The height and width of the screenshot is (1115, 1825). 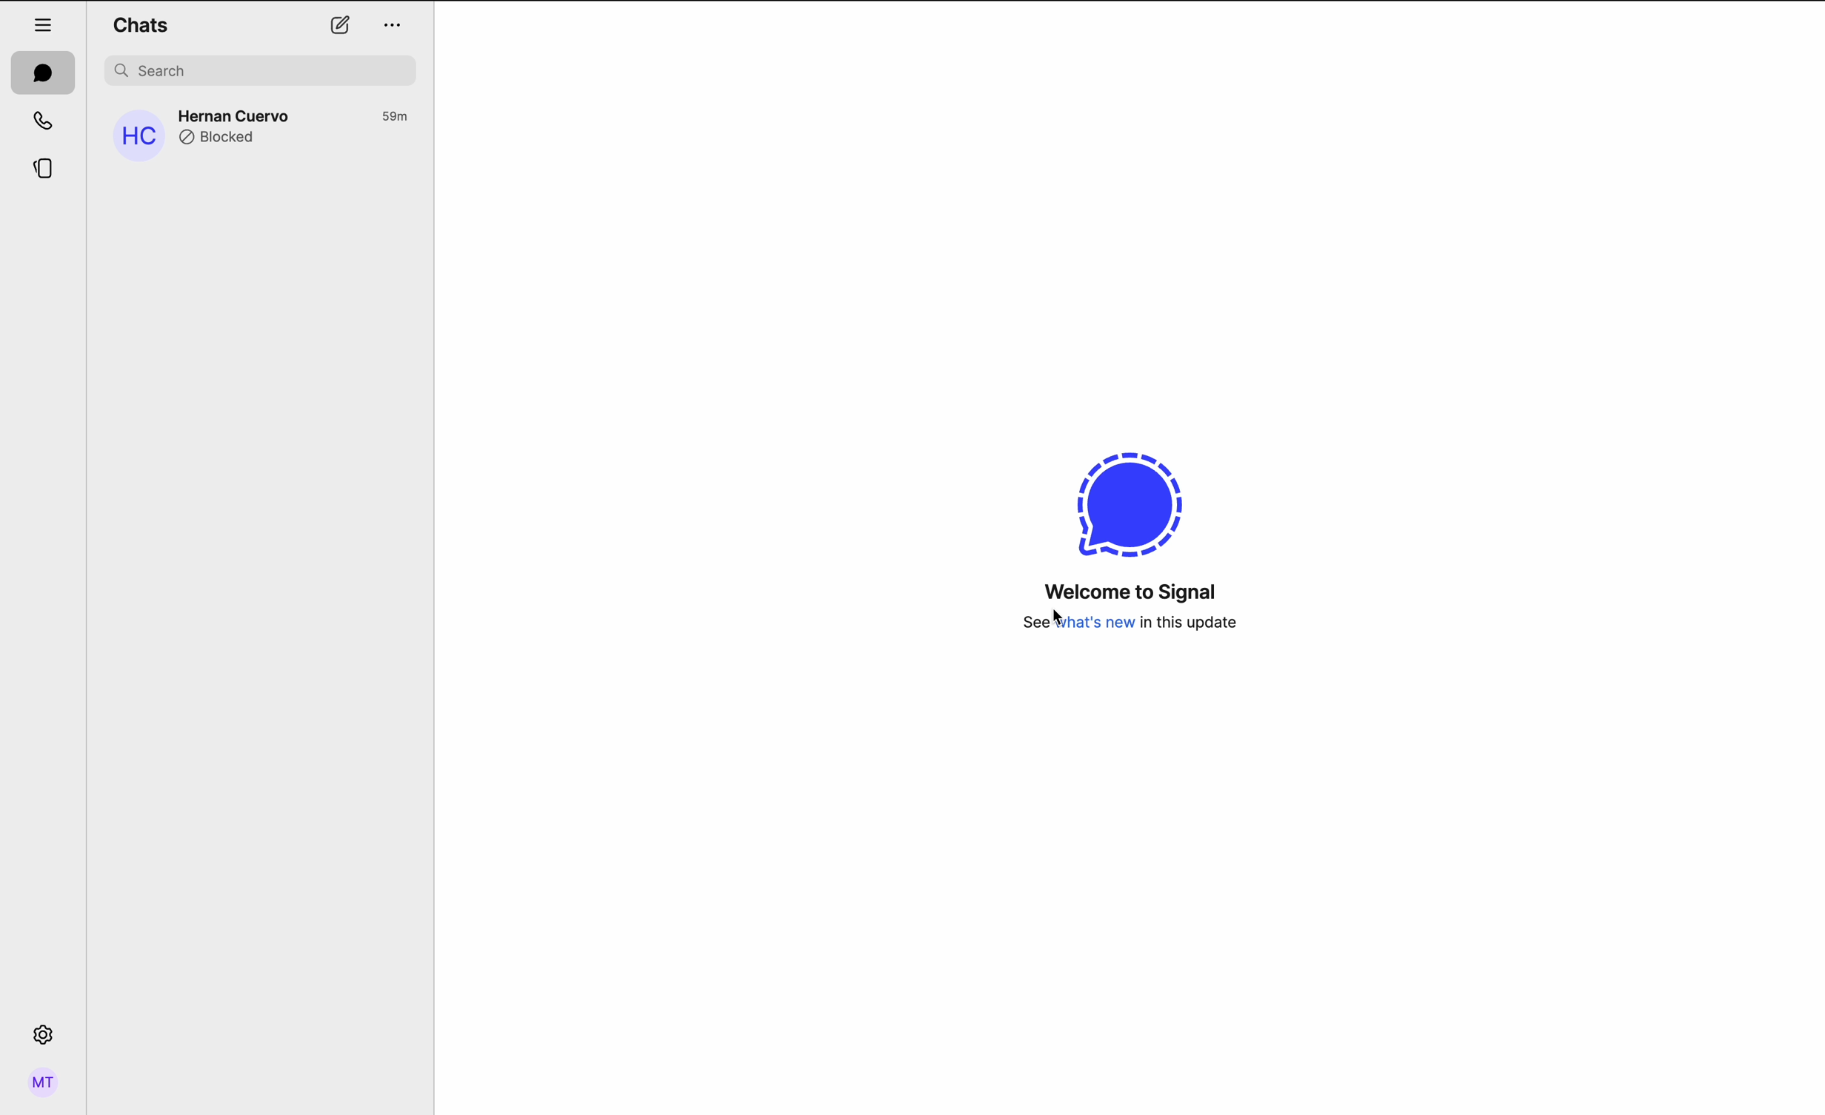 What do you see at coordinates (341, 26) in the screenshot?
I see `new chat` at bounding box center [341, 26].